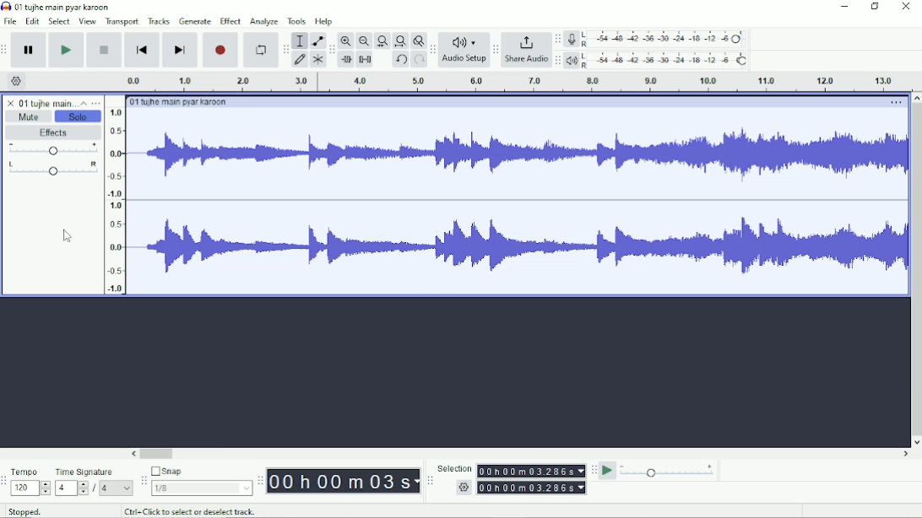 The image size is (922, 518). Describe the element at coordinates (531, 468) in the screenshot. I see `Selection` at that location.